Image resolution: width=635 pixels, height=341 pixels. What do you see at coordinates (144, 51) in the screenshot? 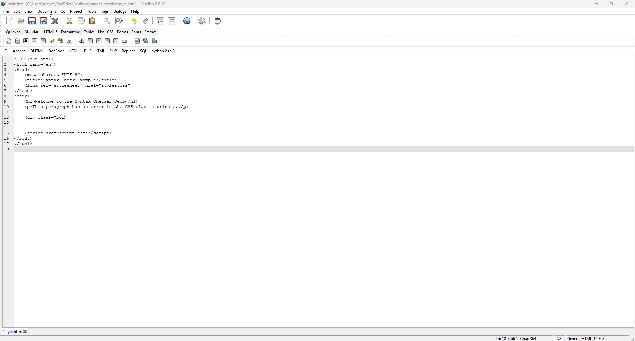
I see `sql` at bounding box center [144, 51].